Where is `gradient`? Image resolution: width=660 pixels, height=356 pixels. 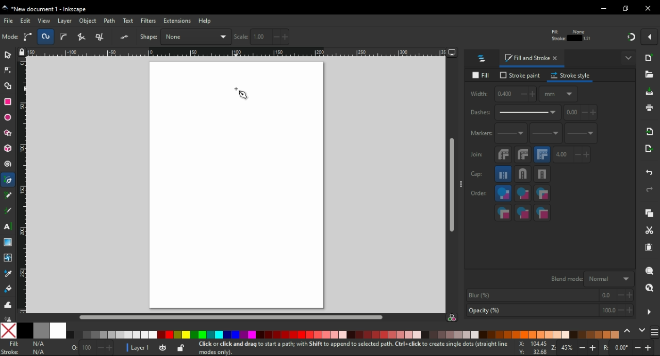
gradient is located at coordinates (8, 242).